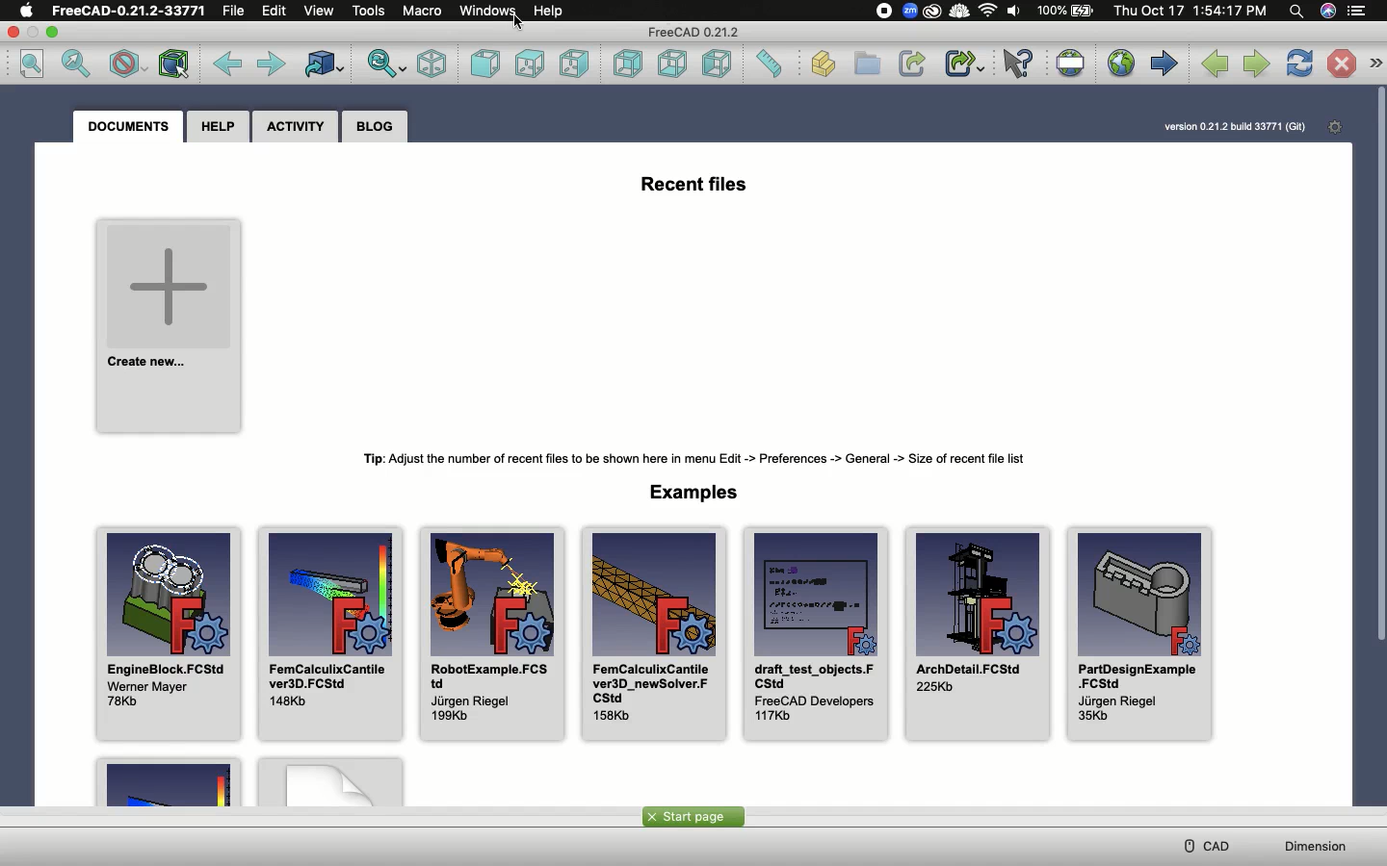 The width and height of the screenshot is (1387, 866). What do you see at coordinates (330, 780) in the screenshot?
I see `Example` at bounding box center [330, 780].